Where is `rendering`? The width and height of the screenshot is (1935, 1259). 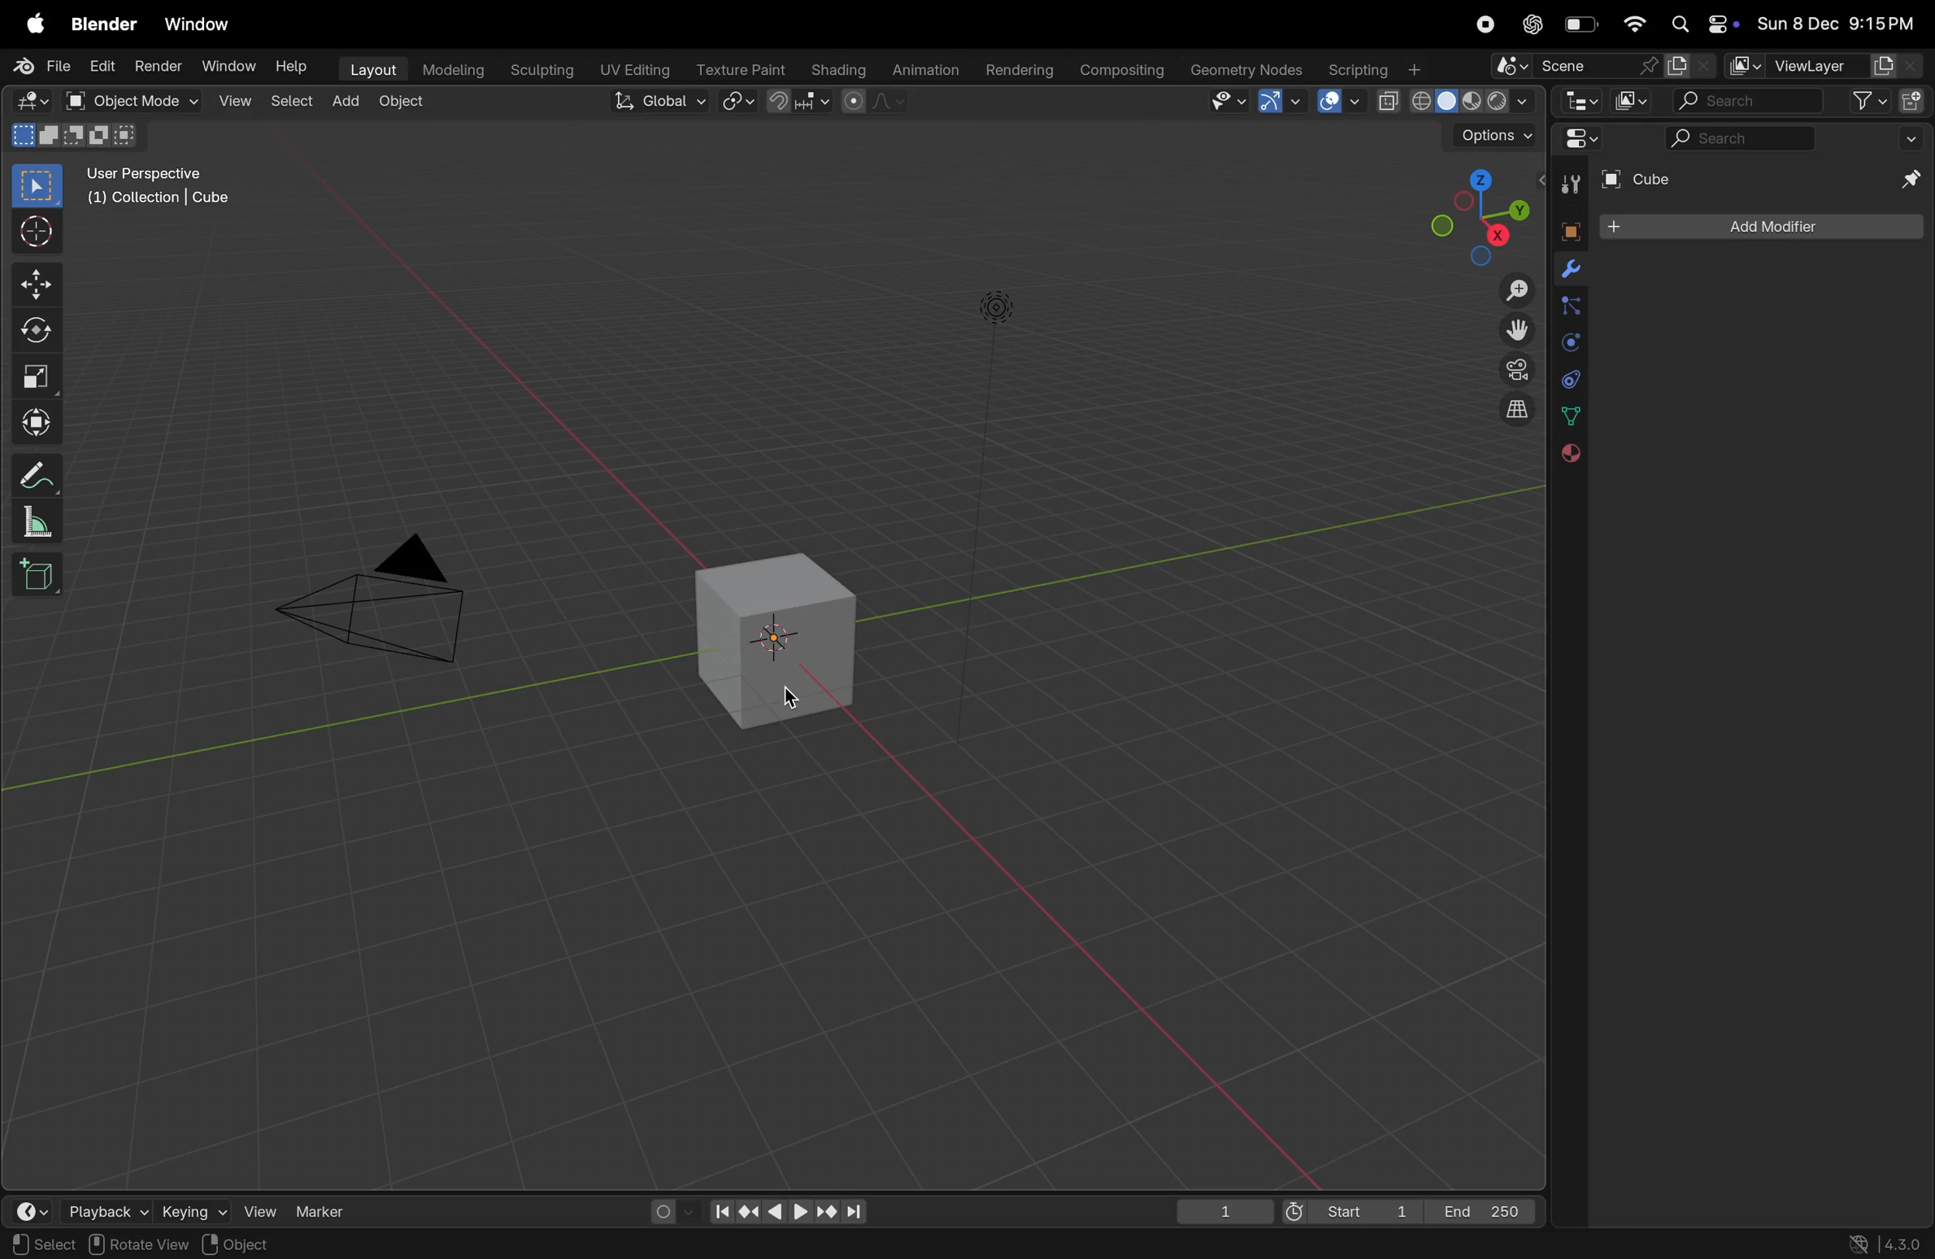 rendering is located at coordinates (1017, 71).